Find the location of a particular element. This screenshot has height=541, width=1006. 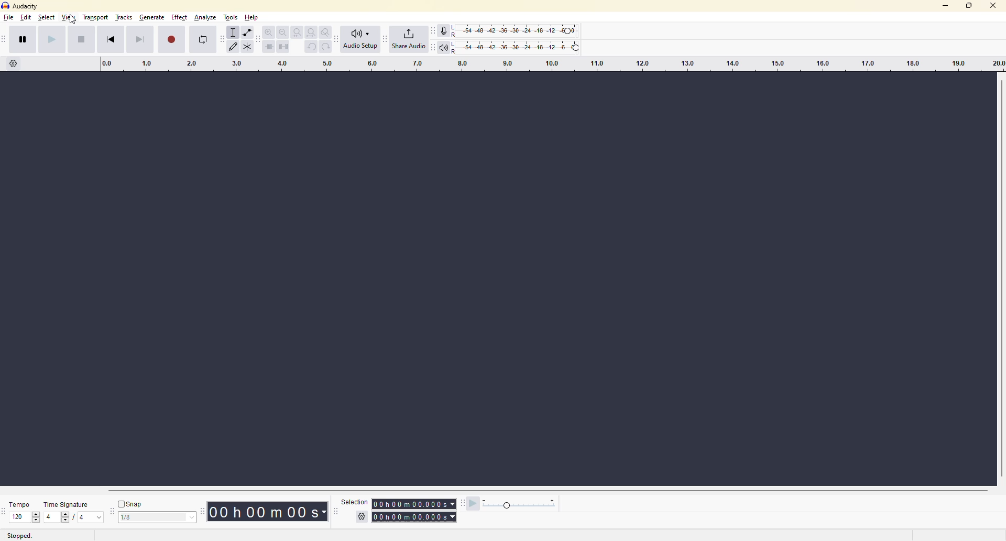

fit selection to width is located at coordinates (298, 33).